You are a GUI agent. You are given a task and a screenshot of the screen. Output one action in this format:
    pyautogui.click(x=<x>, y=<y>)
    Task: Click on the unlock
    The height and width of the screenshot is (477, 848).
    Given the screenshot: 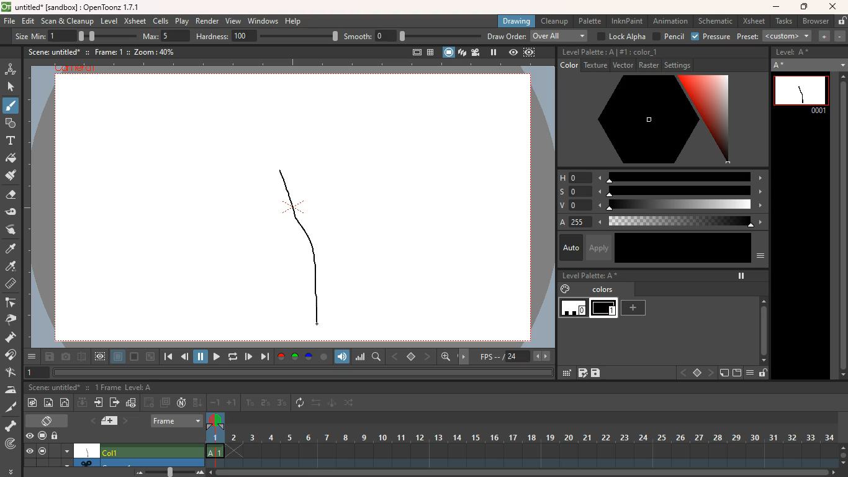 What is the action you would take?
    pyautogui.click(x=57, y=435)
    